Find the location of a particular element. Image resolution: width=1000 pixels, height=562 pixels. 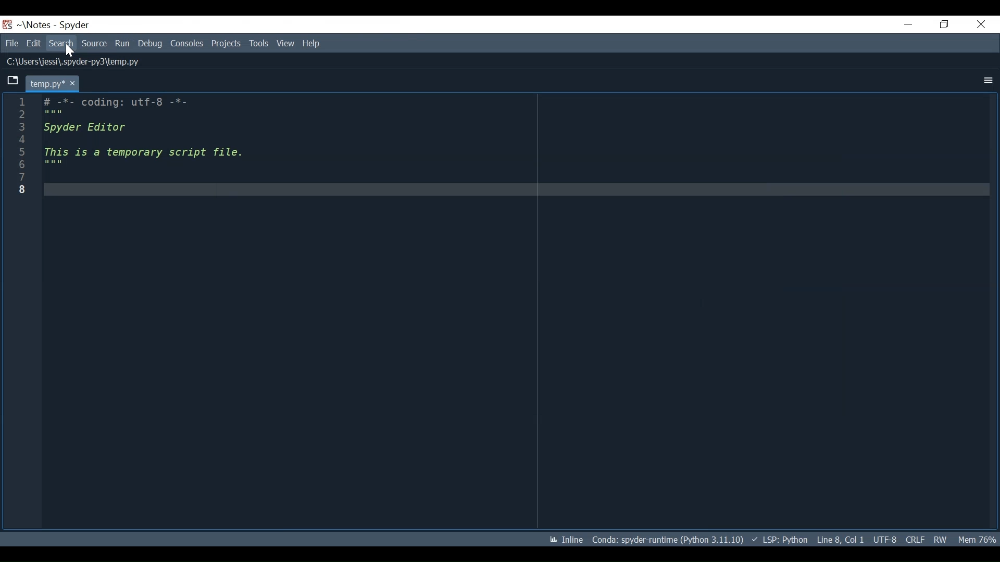

Browse tab is located at coordinates (10, 81).